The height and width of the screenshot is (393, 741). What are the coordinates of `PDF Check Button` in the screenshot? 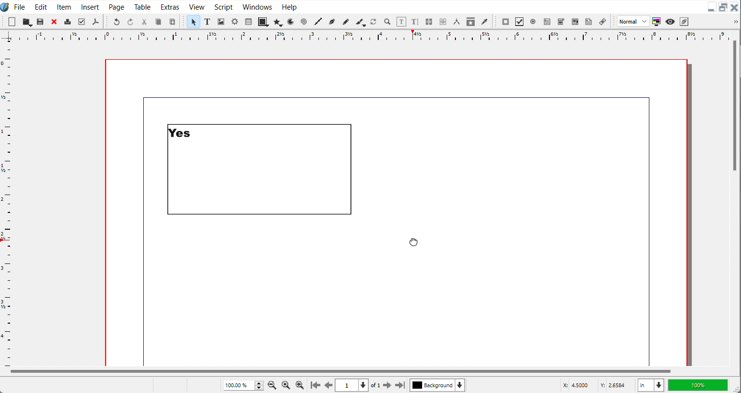 It's located at (519, 22).